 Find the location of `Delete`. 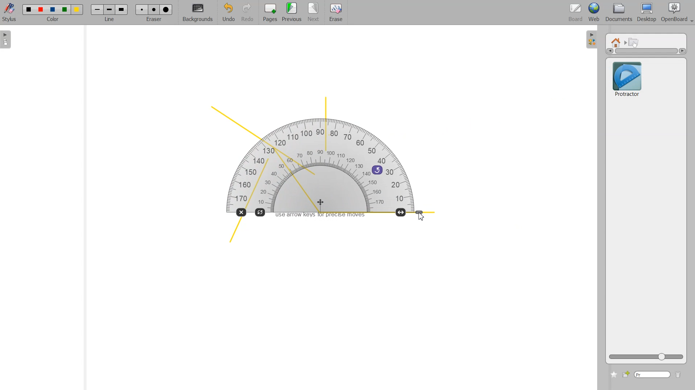

Delete is located at coordinates (678, 375).